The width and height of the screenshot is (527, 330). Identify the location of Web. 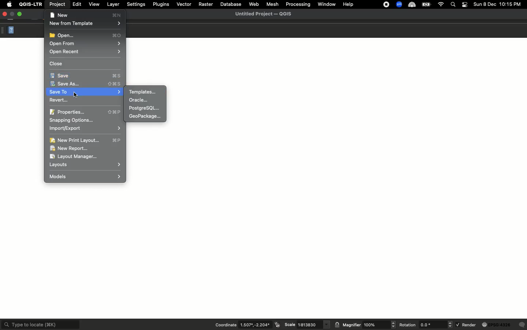
(254, 4).